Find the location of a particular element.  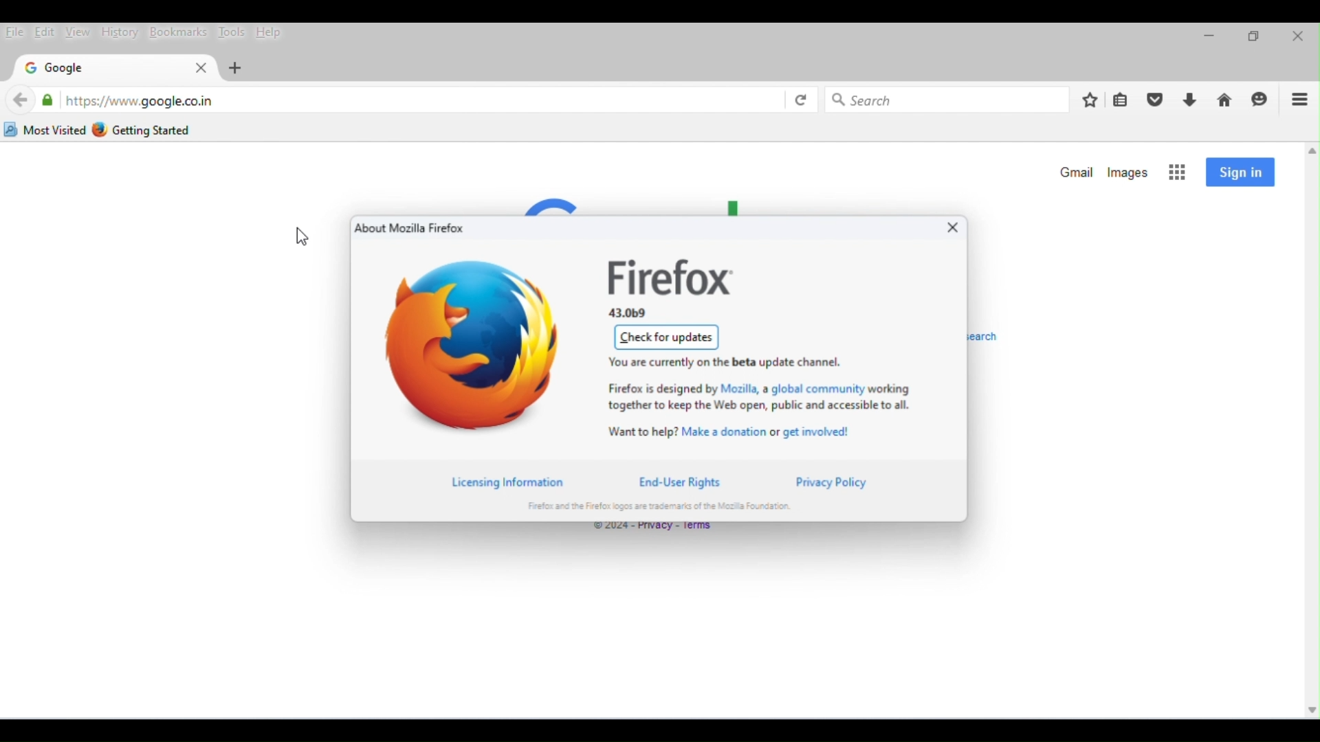

privacy policy is located at coordinates (832, 482).